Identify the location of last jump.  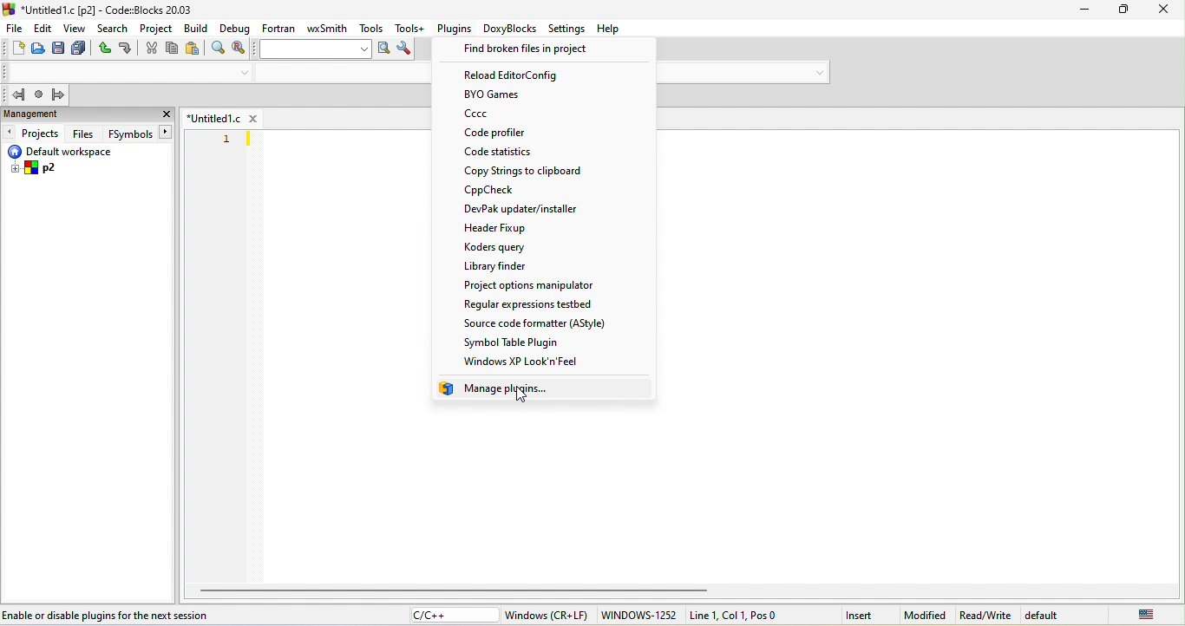
(39, 95).